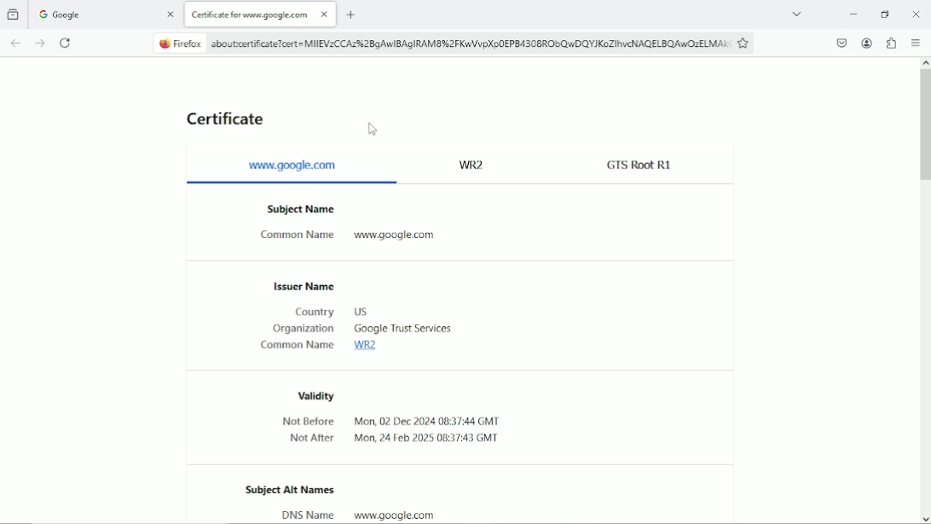 The height and width of the screenshot is (524, 931). What do you see at coordinates (842, 43) in the screenshot?
I see `save to pocket` at bounding box center [842, 43].